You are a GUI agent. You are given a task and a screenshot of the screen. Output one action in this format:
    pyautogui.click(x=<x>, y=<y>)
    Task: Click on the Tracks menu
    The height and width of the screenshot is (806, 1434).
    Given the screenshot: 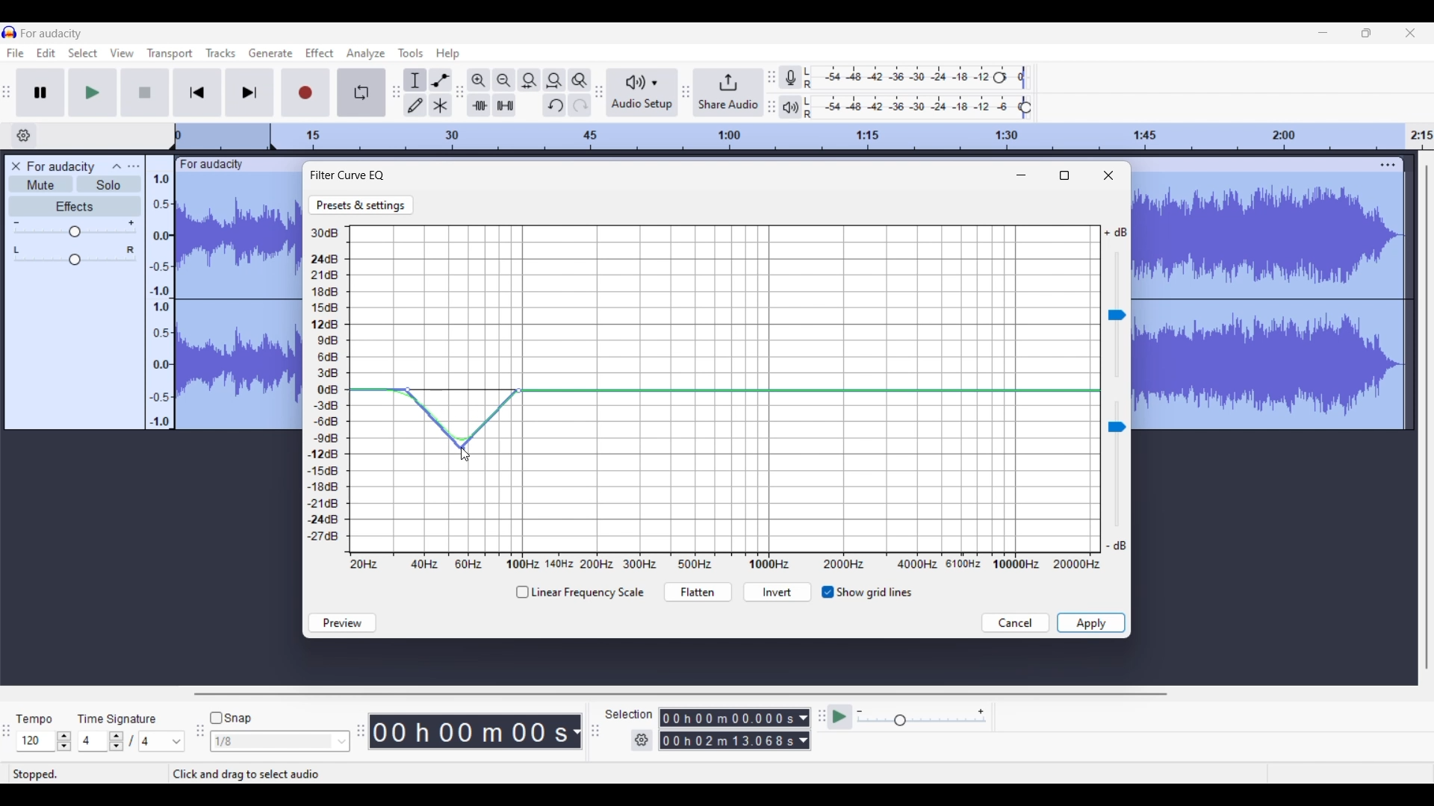 What is the action you would take?
    pyautogui.click(x=220, y=53)
    